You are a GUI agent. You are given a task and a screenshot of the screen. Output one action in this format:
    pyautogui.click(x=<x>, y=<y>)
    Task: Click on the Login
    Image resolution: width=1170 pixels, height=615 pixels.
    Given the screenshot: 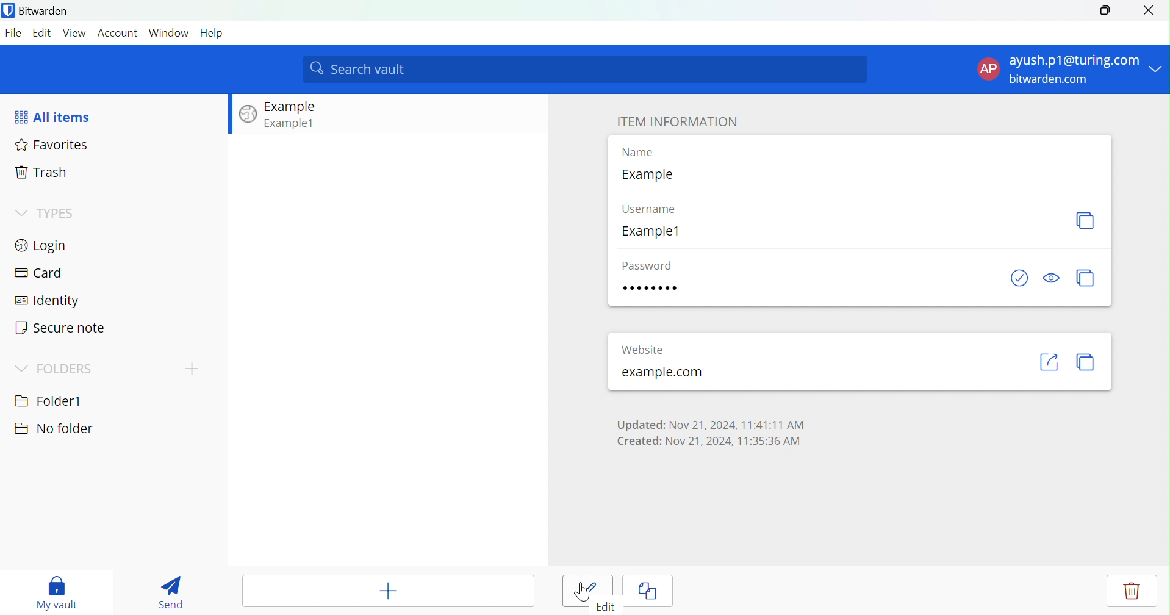 What is the action you would take?
    pyautogui.click(x=43, y=245)
    